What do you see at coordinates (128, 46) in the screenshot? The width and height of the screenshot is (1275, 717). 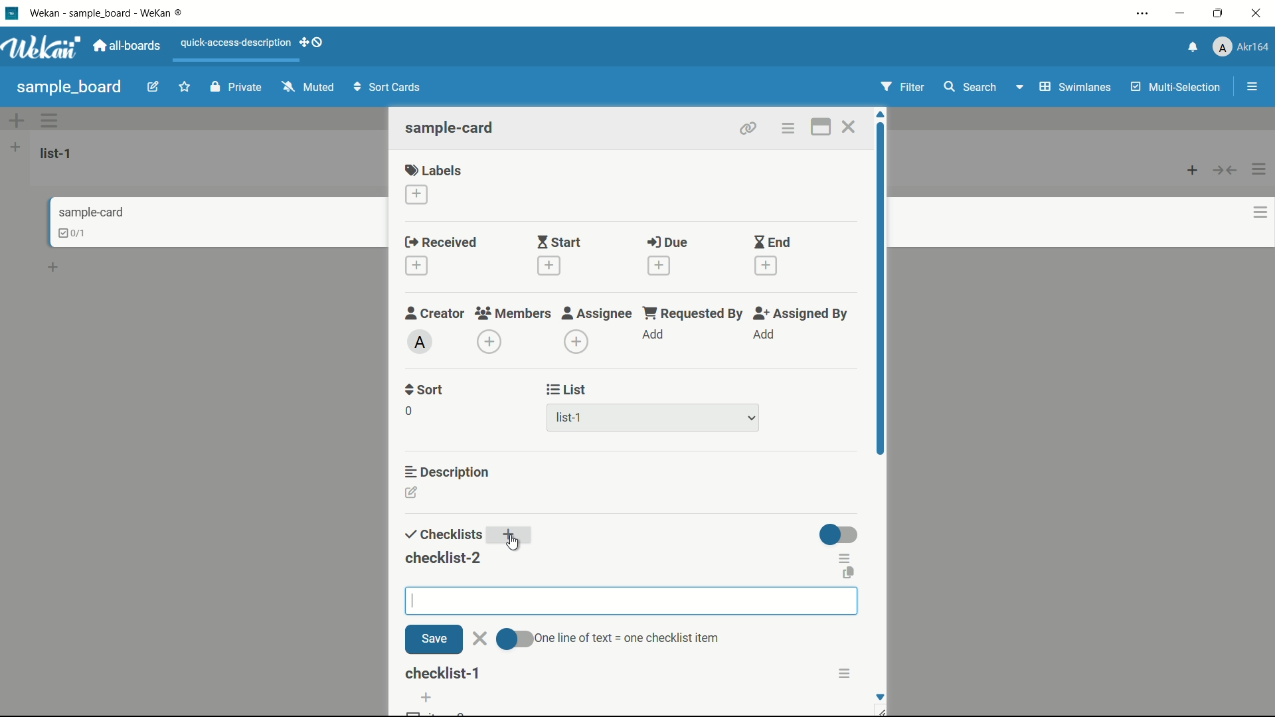 I see `all boards` at bounding box center [128, 46].